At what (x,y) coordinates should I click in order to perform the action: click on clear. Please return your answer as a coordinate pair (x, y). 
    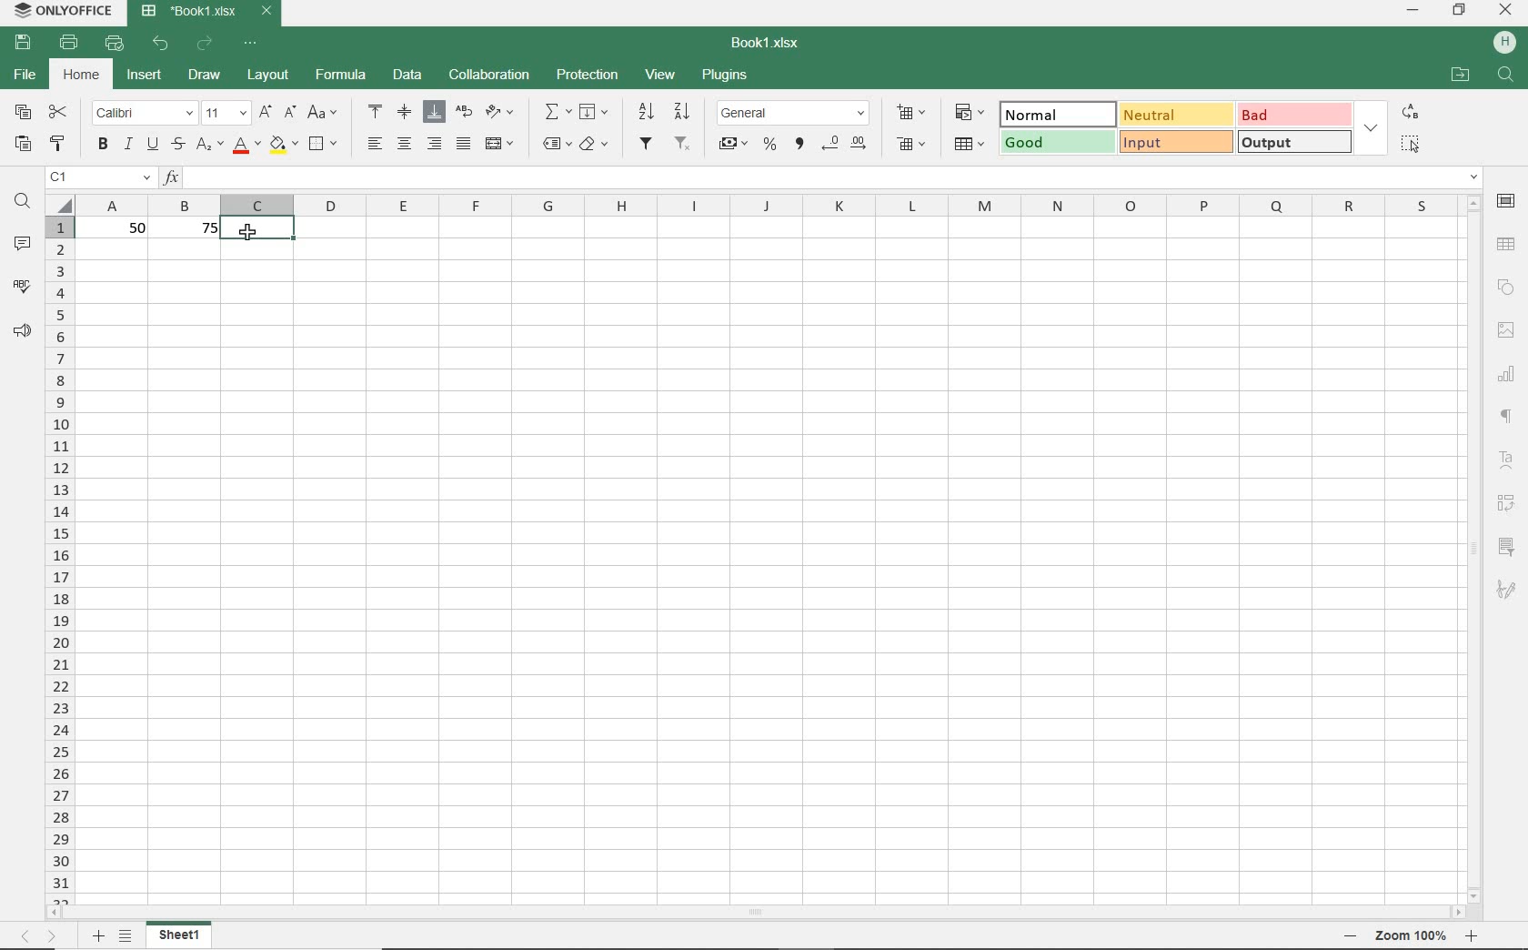
    Looking at the image, I should click on (595, 144).